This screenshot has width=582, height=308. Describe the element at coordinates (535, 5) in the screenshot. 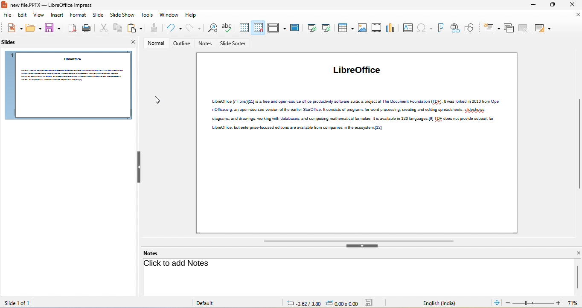

I see `minimize` at that location.